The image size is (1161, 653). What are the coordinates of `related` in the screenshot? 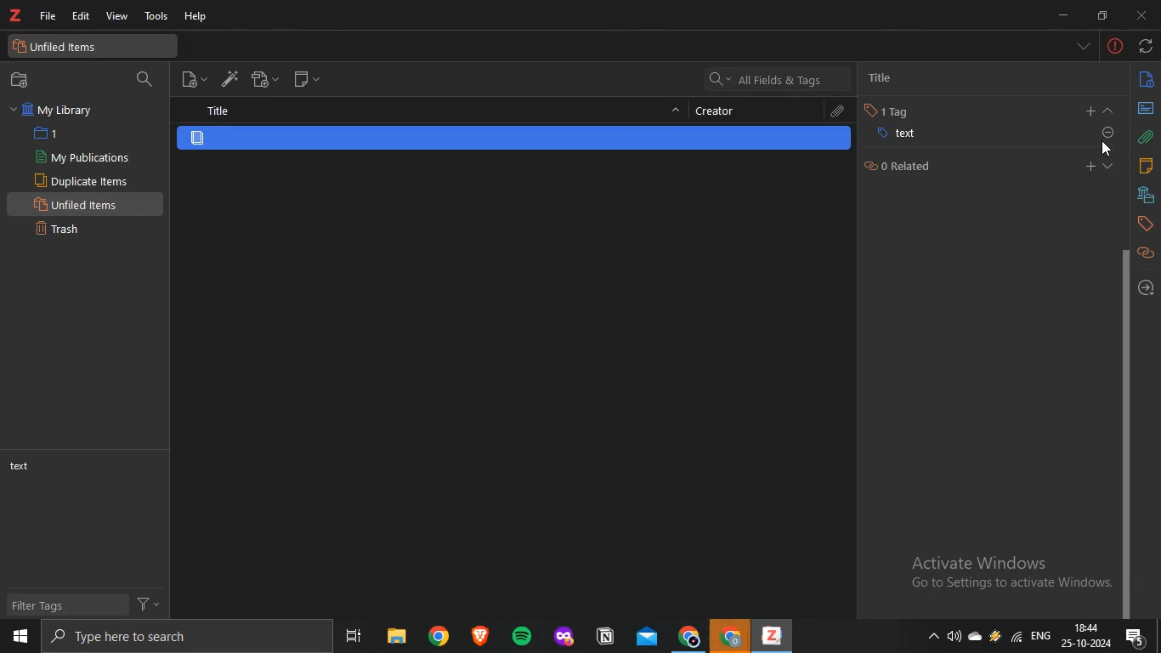 It's located at (902, 164).